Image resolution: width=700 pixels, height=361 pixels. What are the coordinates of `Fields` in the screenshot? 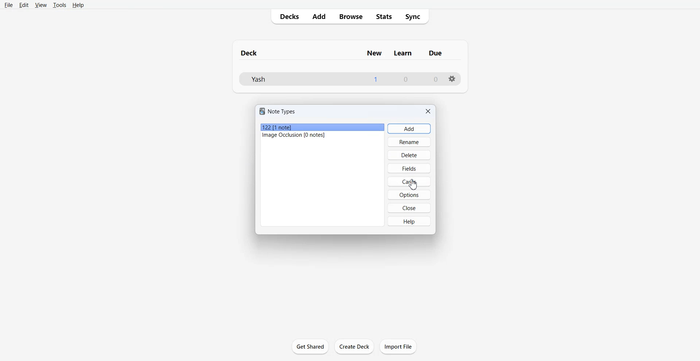 It's located at (409, 168).